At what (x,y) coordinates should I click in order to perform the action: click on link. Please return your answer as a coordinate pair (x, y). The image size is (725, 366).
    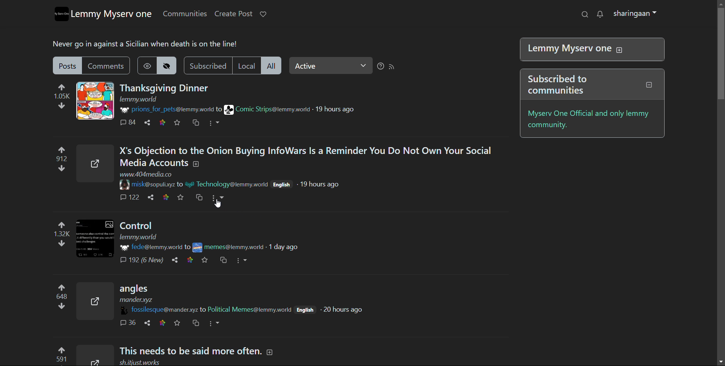
    Looking at the image, I should click on (191, 260).